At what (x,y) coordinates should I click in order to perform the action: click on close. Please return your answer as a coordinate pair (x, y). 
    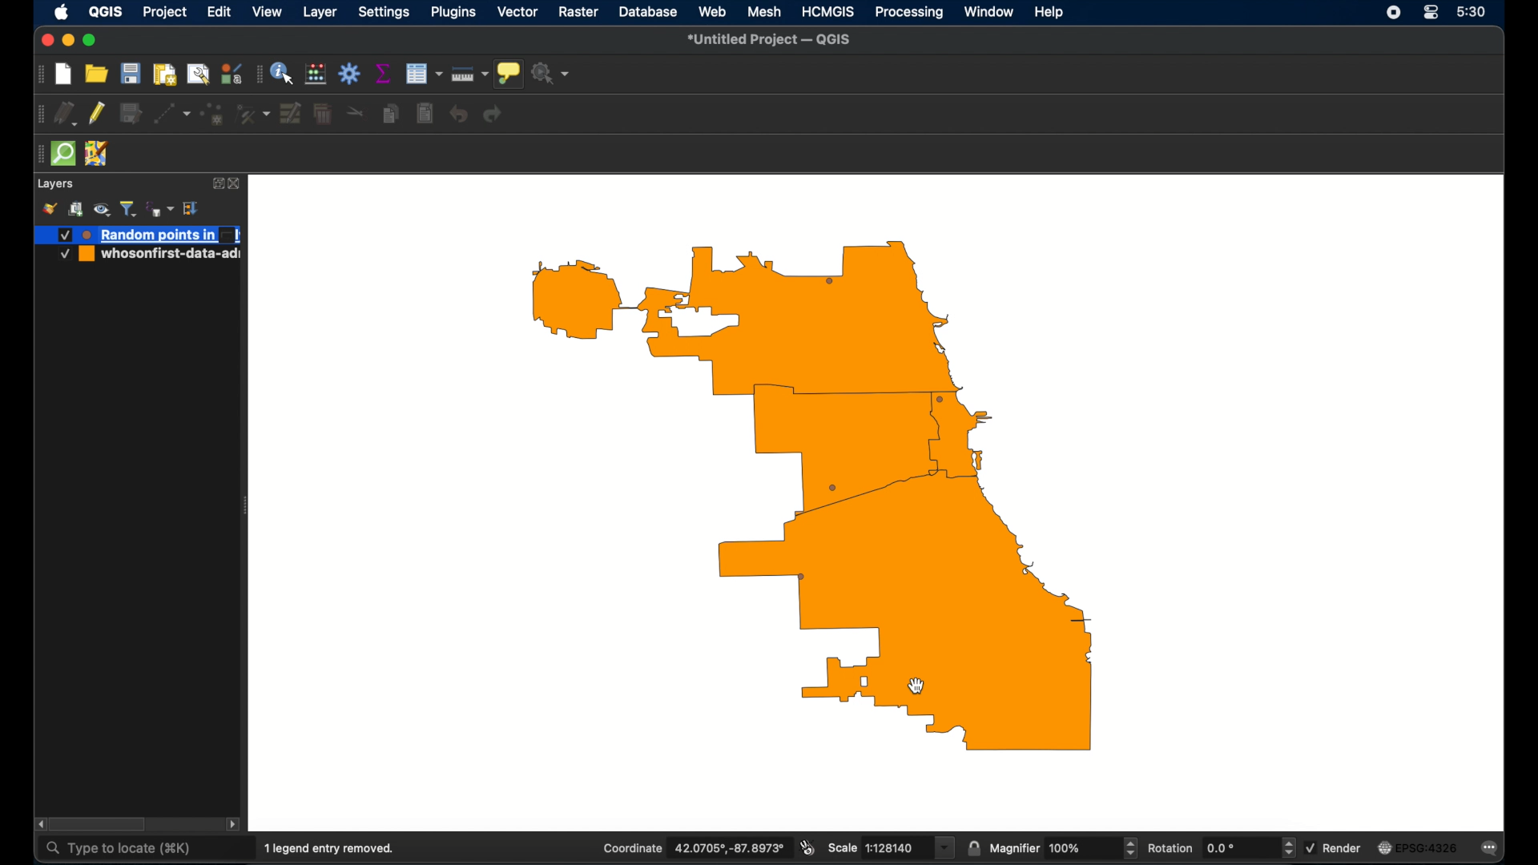
    Looking at the image, I should click on (236, 184).